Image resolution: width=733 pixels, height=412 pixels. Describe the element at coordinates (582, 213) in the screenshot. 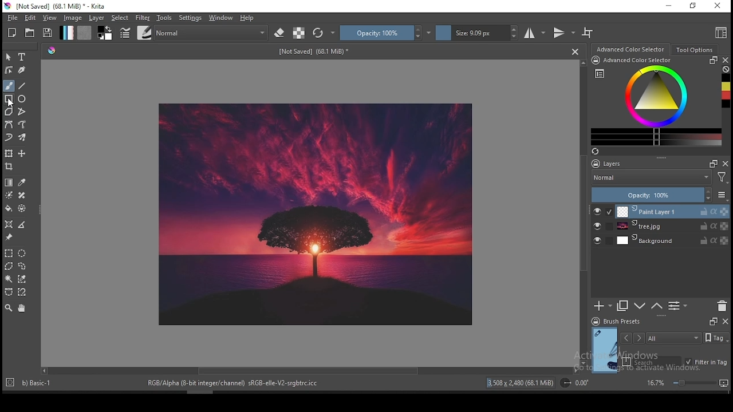

I see `Scroll Bar` at that location.